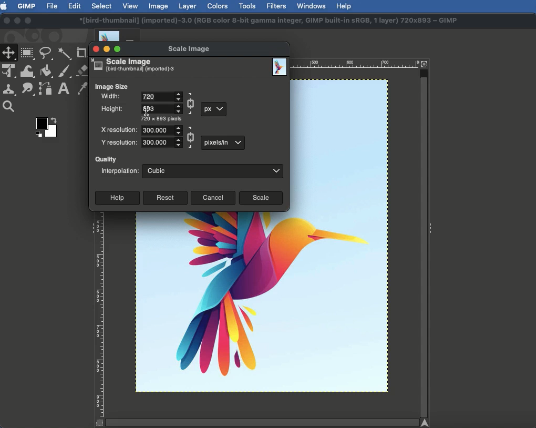 Image resolution: width=536 pixels, height=428 pixels. Describe the element at coordinates (430, 230) in the screenshot. I see `Collapse` at that location.